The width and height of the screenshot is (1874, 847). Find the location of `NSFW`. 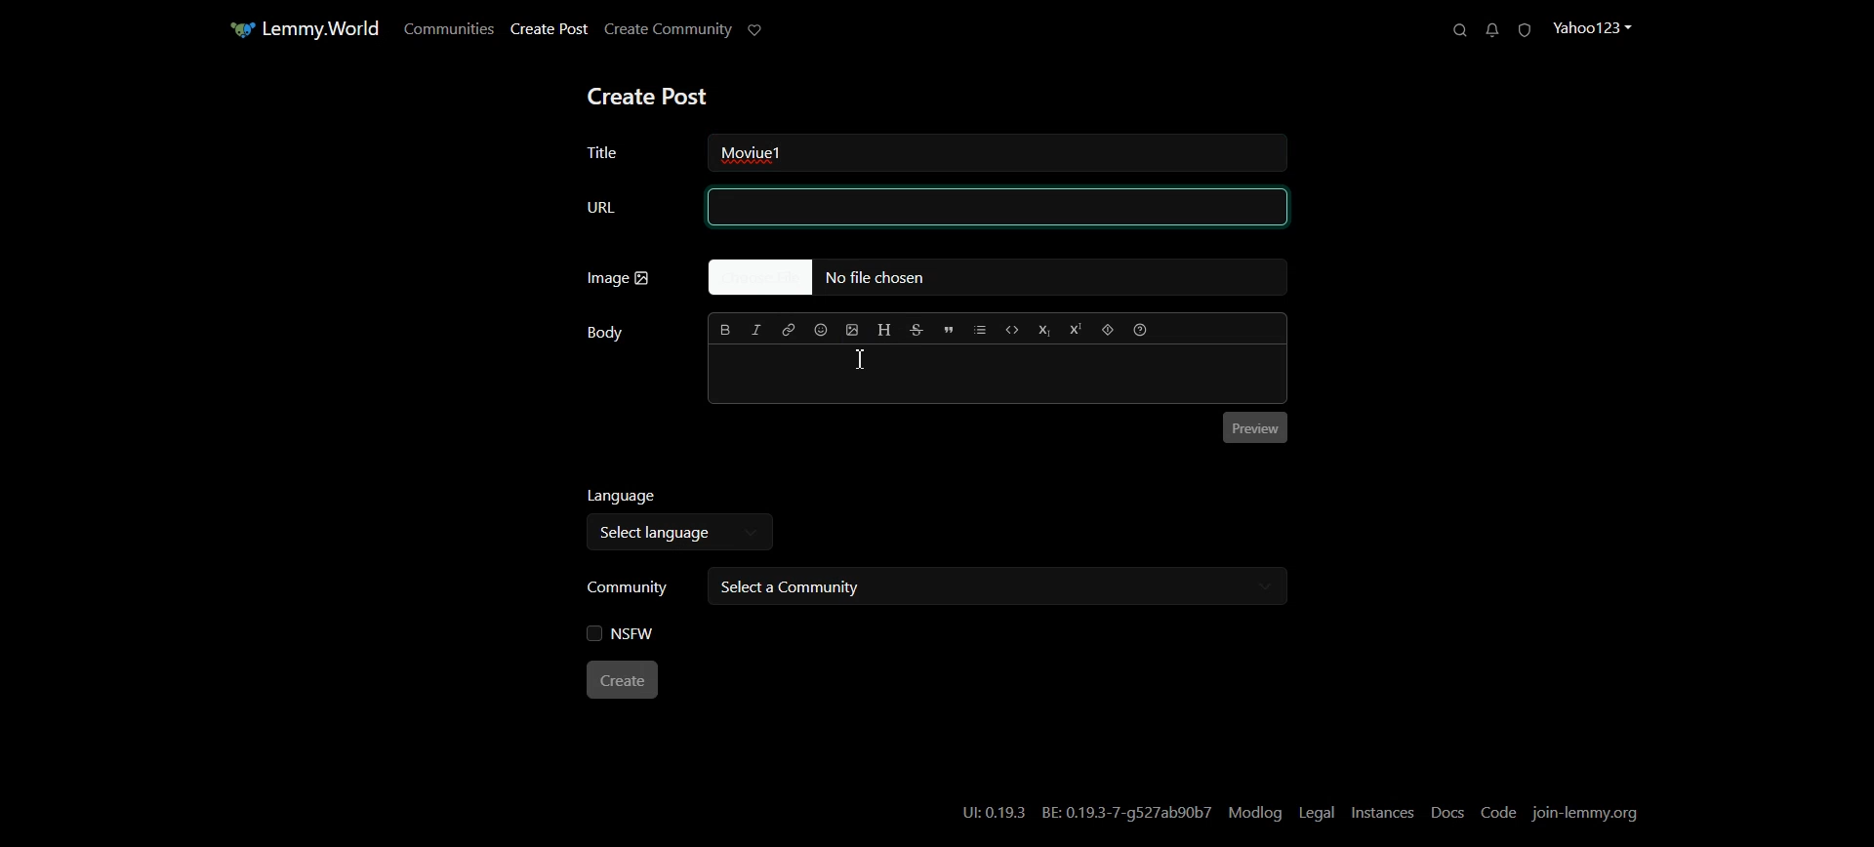

NSFW is located at coordinates (622, 634).